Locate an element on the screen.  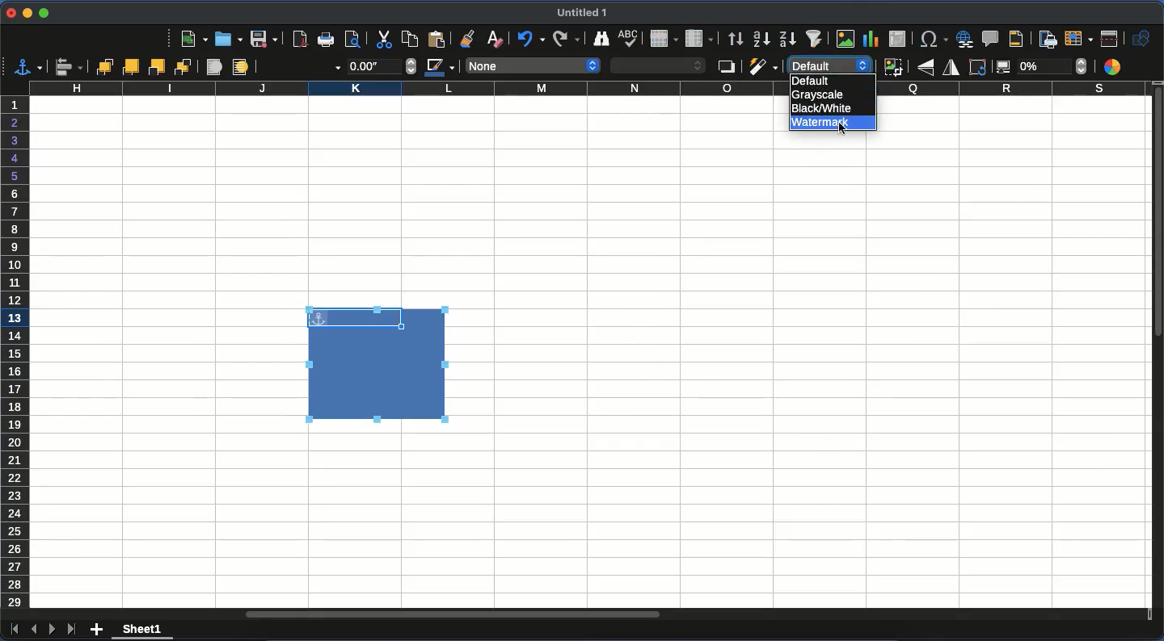
align objects is located at coordinates (69, 68).